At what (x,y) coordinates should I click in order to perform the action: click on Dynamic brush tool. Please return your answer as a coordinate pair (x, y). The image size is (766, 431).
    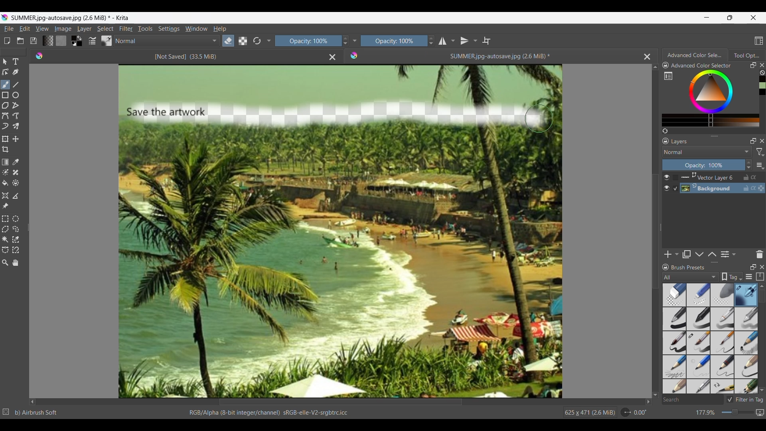
    Looking at the image, I should click on (5, 126).